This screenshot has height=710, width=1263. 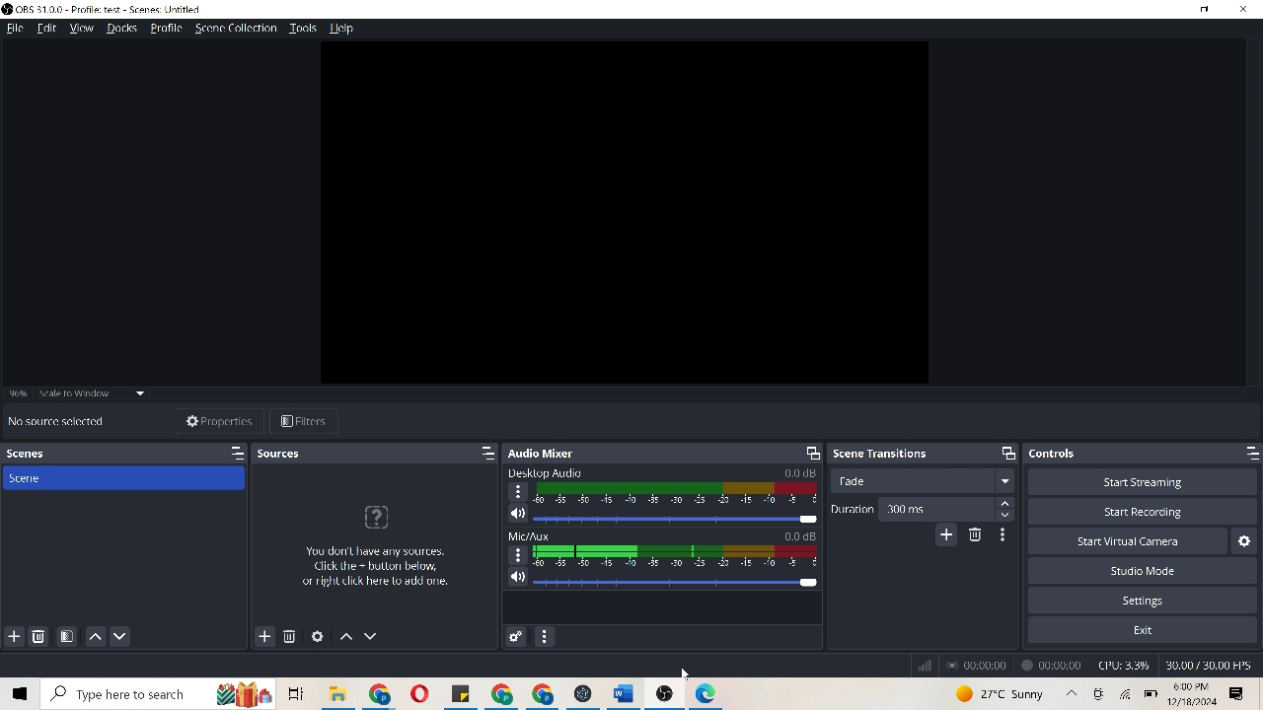 I want to click on scenes, so click(x=46, y=454).